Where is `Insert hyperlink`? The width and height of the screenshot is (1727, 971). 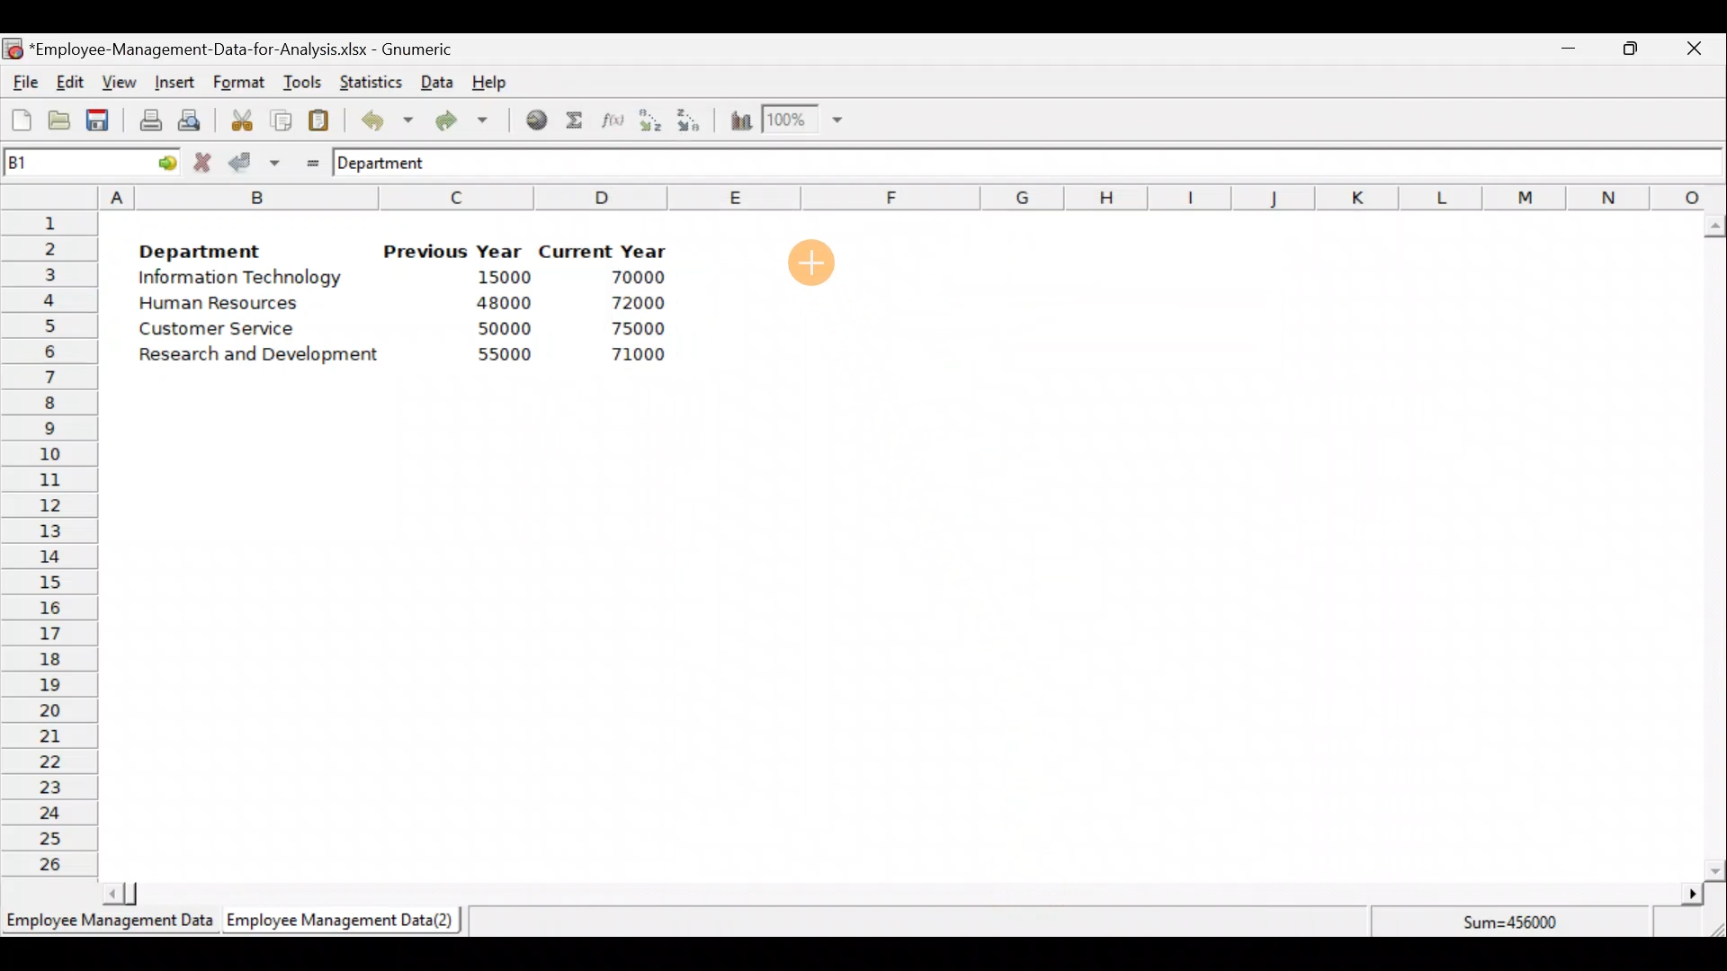
Insert hyperlink is located at coordinates (530, 119).